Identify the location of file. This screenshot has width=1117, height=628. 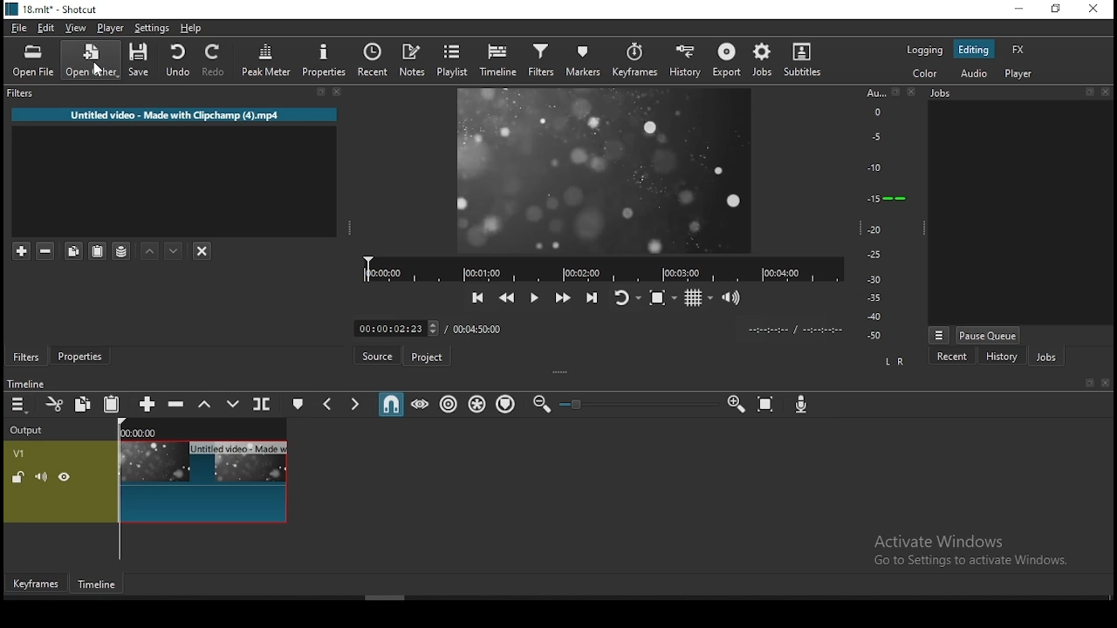
(20, 25).